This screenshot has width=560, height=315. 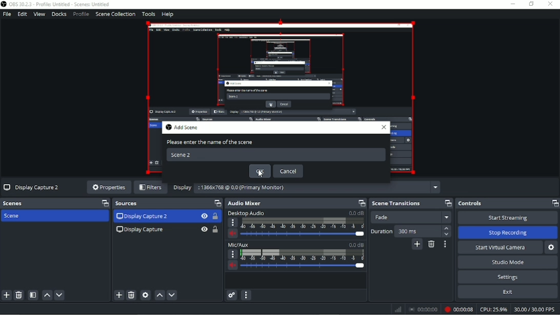 I want to click on Add scene, so click(x=6, y=296).